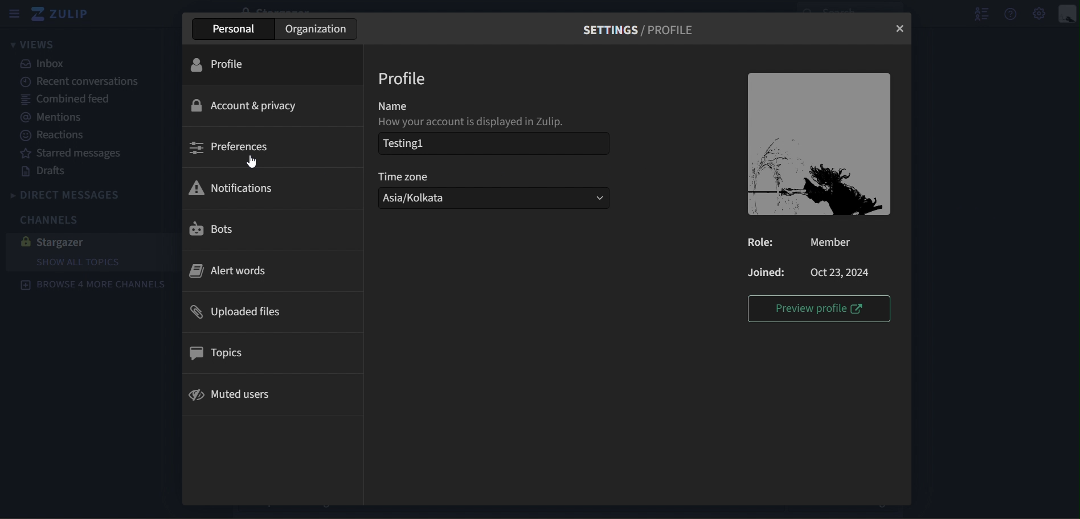  What do you see at coordinates (402, 78) in the screenshot?
I see `profile` at bounding box center [402, 78].